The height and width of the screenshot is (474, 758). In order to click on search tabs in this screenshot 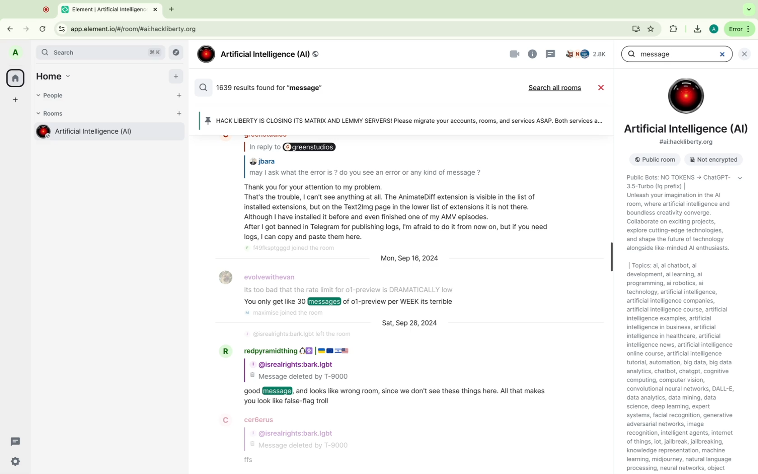, I will do `click(749, 9)`.